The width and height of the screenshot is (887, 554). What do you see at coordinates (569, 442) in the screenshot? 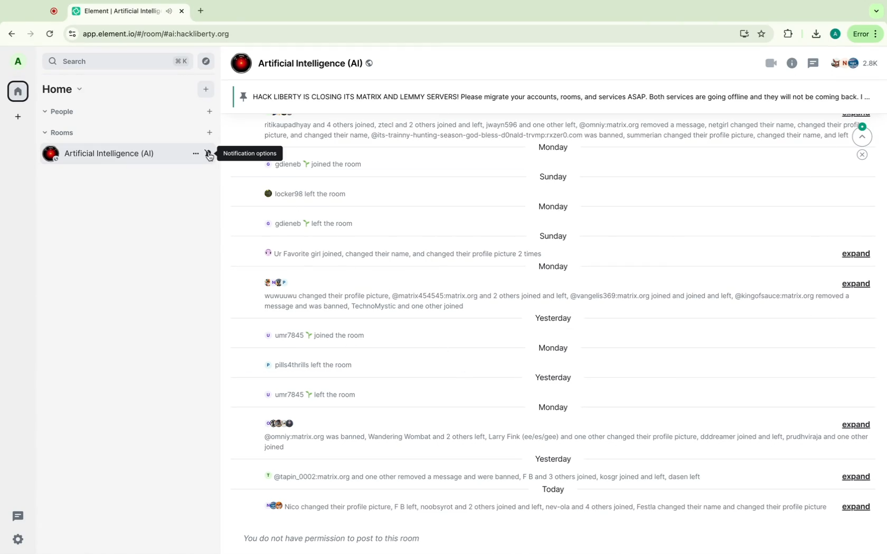
I see `message` at bounding box center [569, 442].